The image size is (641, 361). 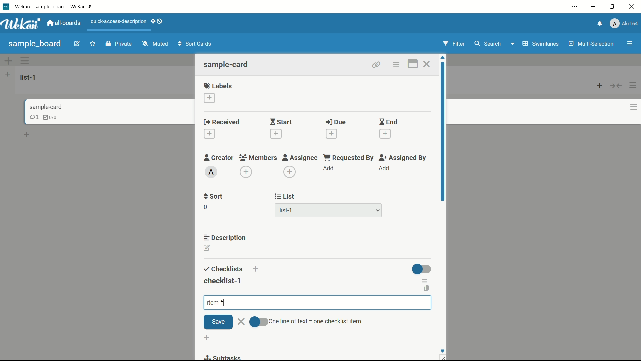 I want to click on add, so click(x=256, y=267).